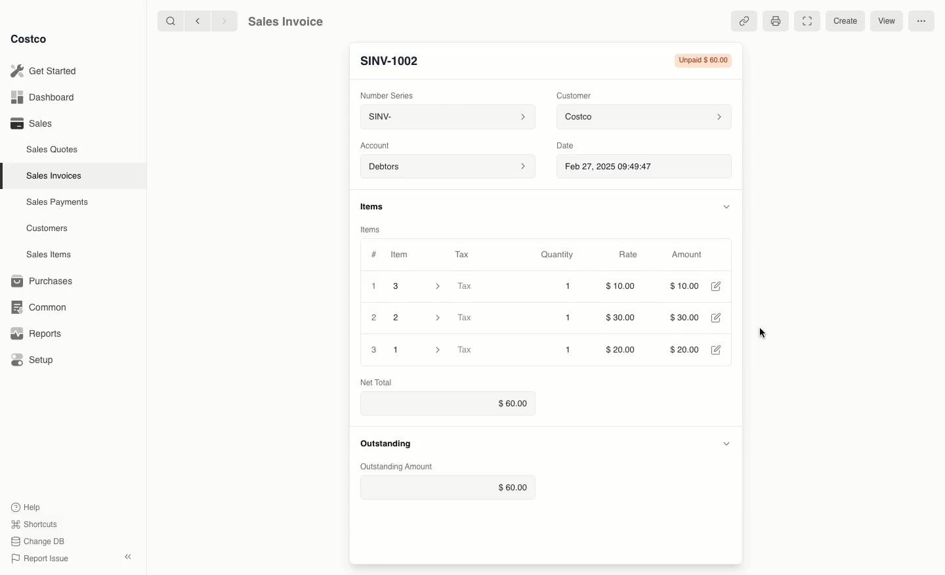 This screenshot has width=945, height=575. Describe the element at coordinates (762, 332) in the screenshot. I see `cursor` at that location.